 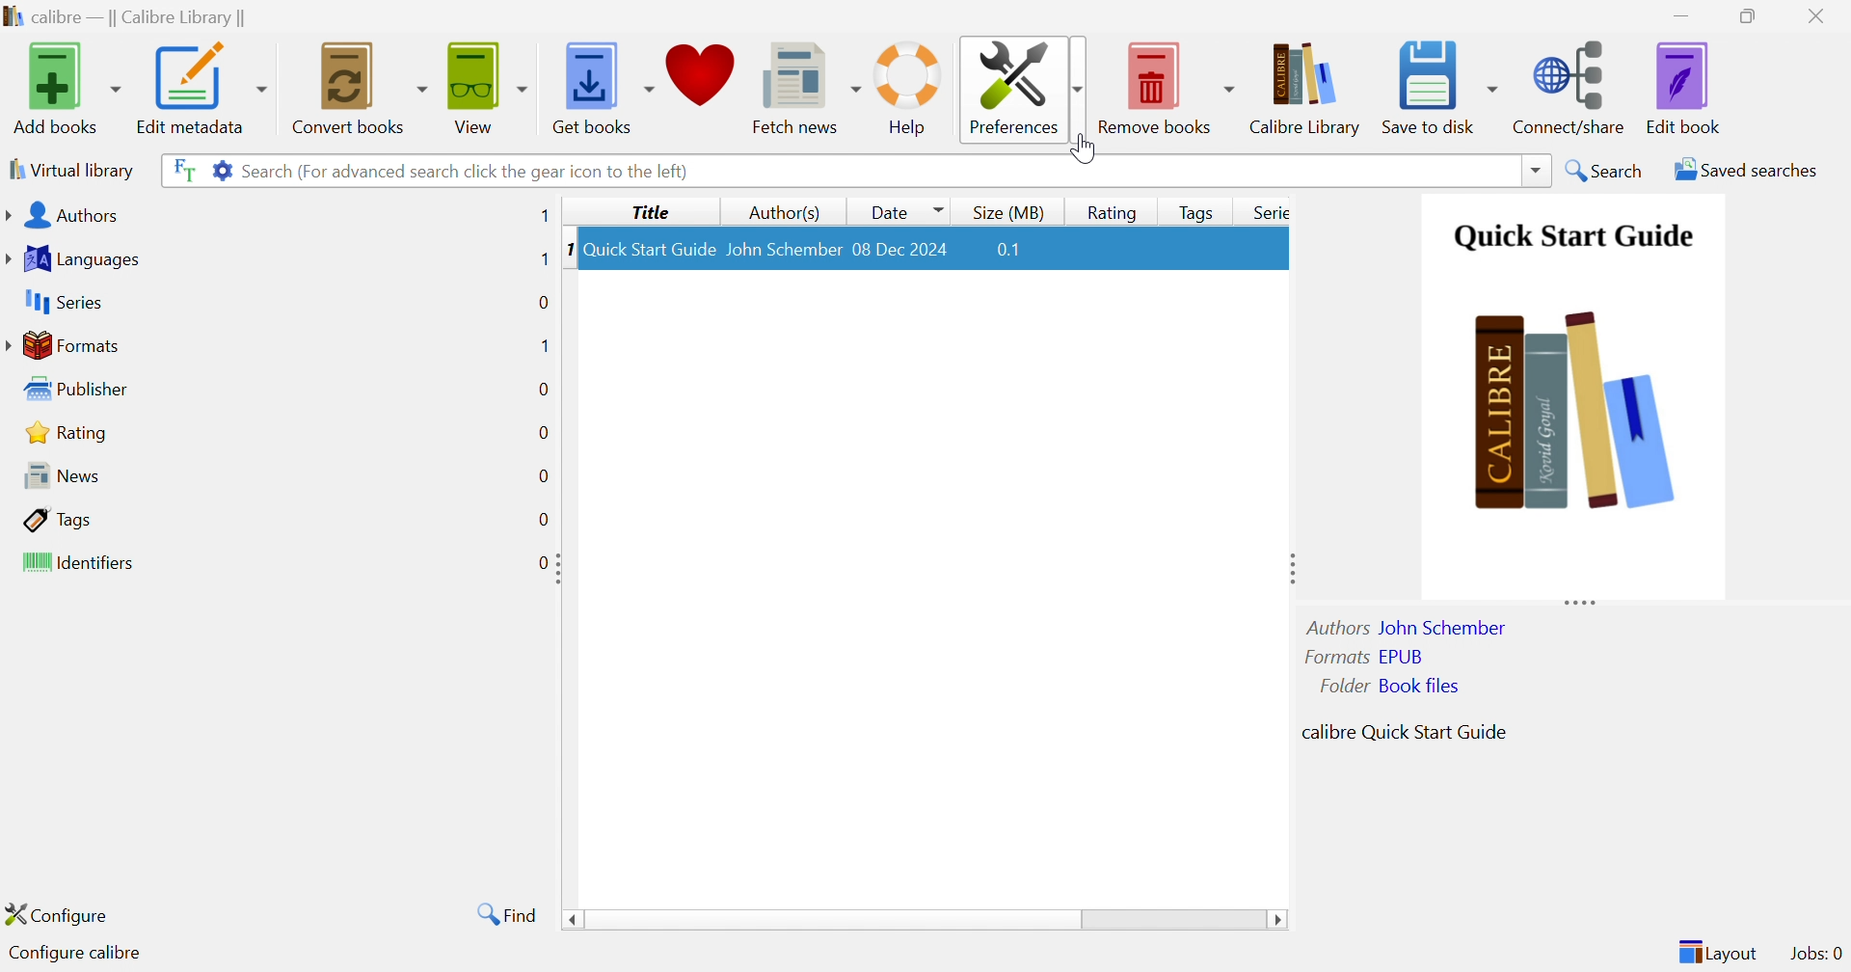 I want to click on 1, so click(x=543, y=344).